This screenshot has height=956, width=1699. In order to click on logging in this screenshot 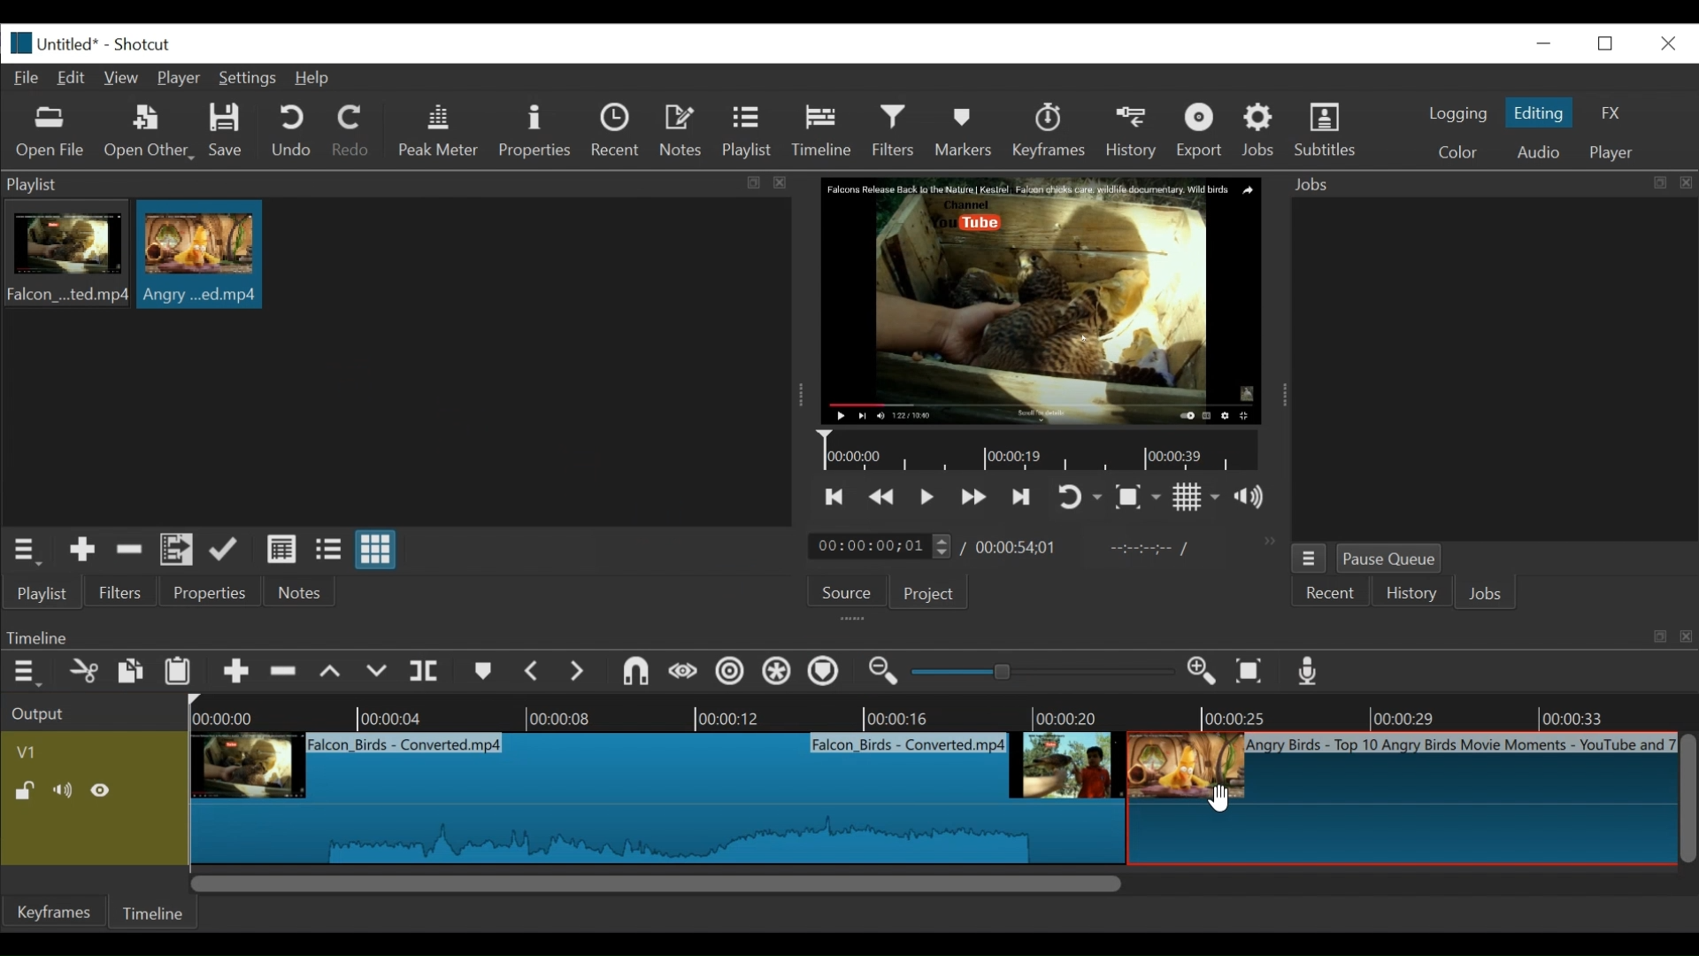, I will do `click(1457, 113)`.